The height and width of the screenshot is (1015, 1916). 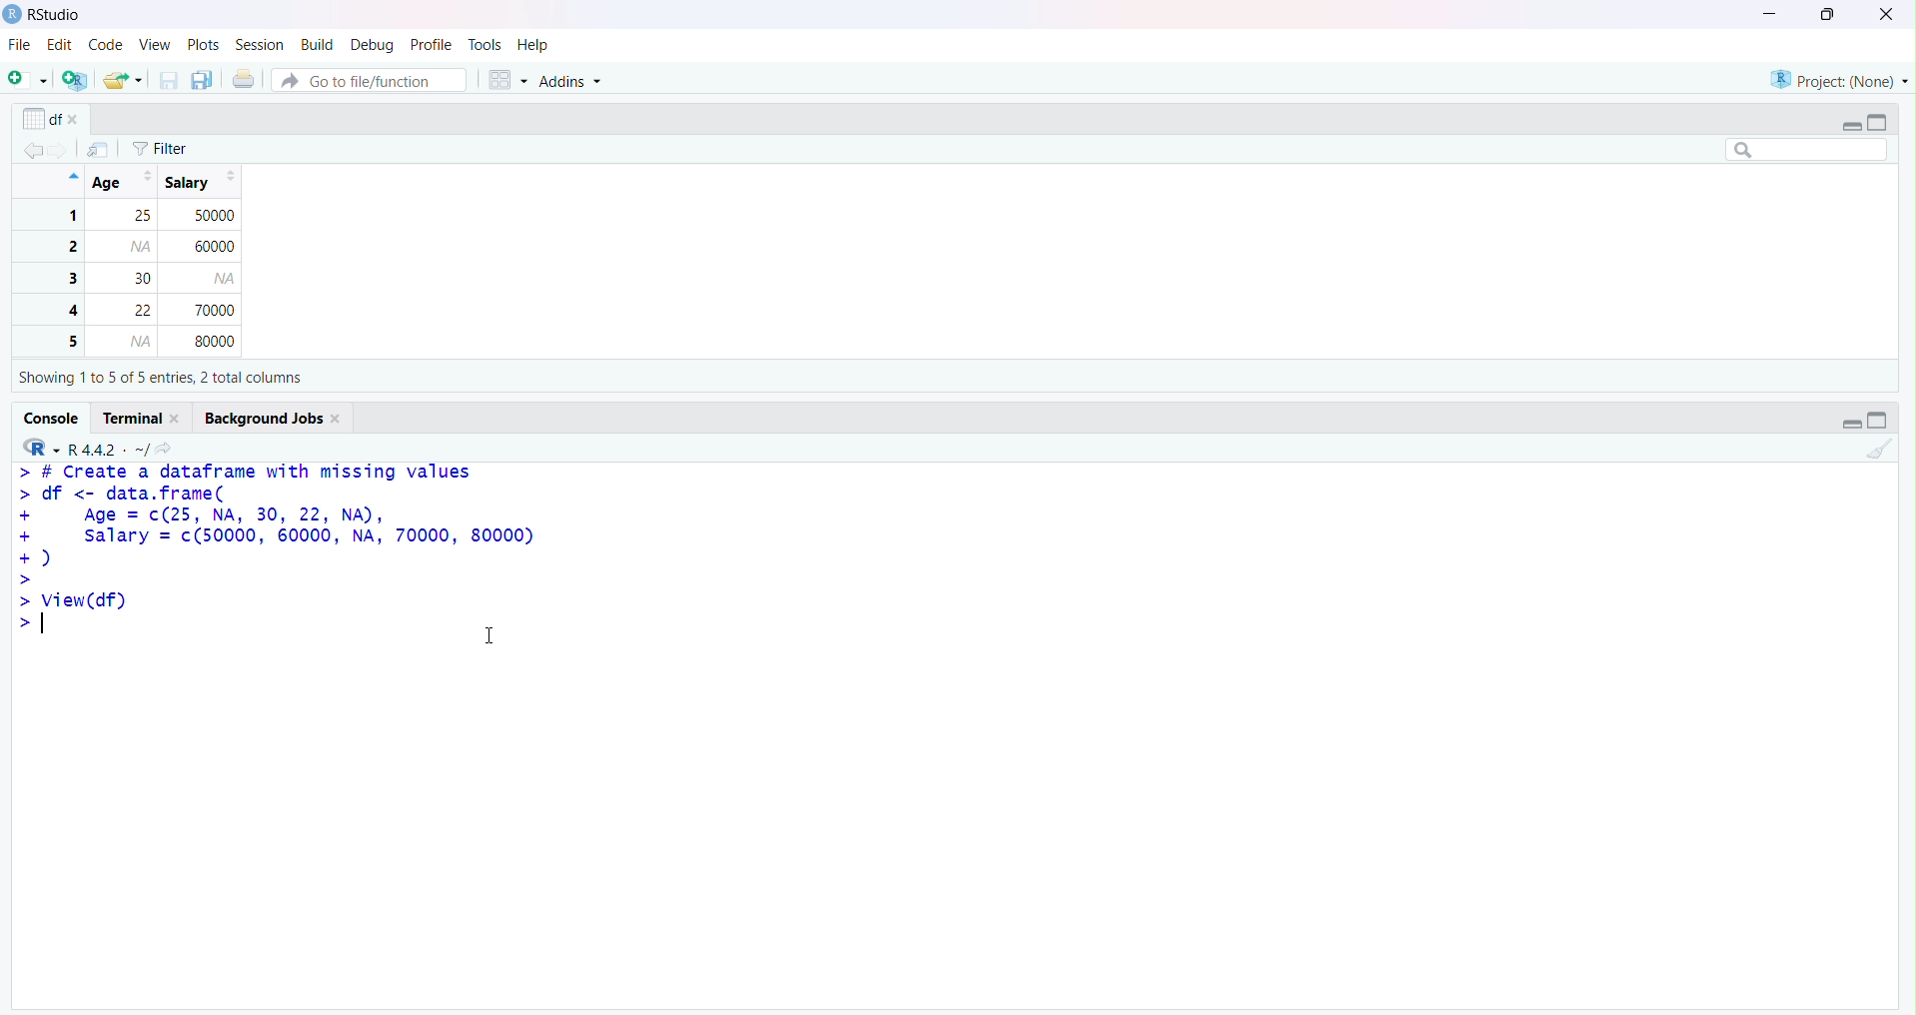 I want to click on Minimize, so click(x=1849, y=127).